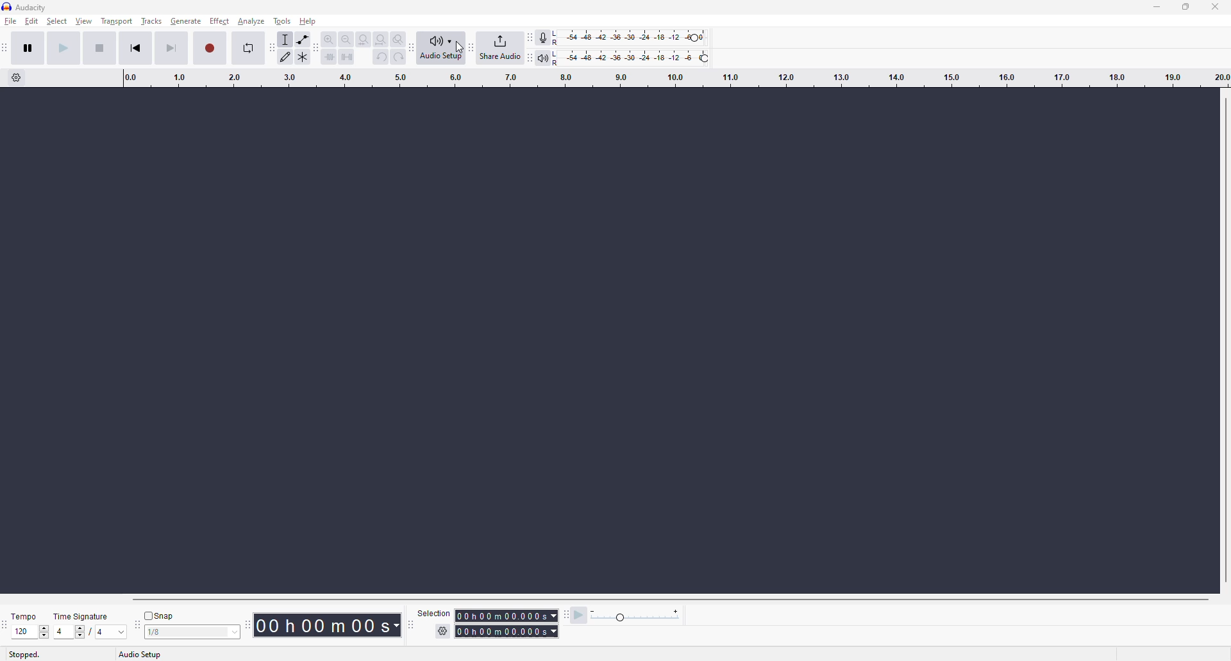  Describe the element at coordinates (210, 47) in the screenshot. I see `record` at that location.